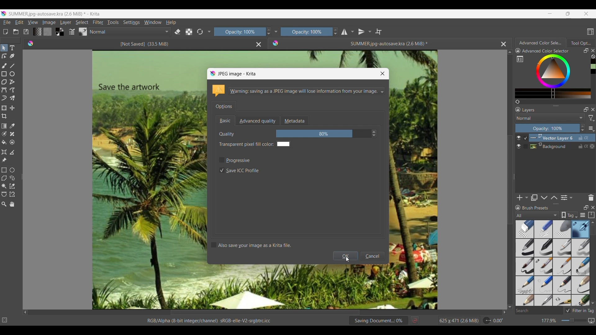  Describe the element at coordinates (200, 32) in the screenshot. I see `Reset to original preset` at that location.